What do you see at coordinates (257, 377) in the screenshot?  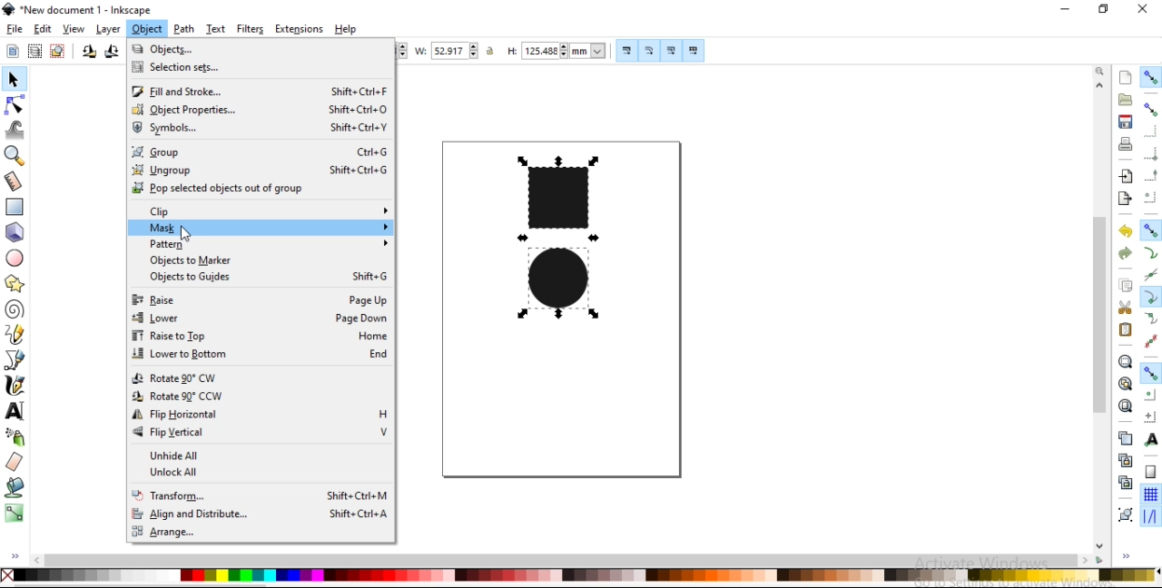 I see `rotate 90 CW` at bounding box center [257, 377].